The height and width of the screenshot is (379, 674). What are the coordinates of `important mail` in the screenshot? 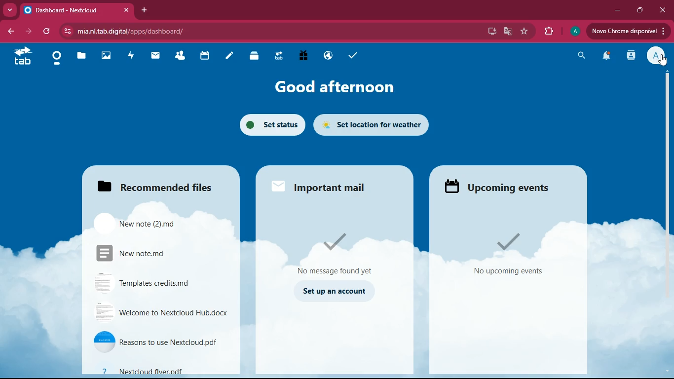 It's located at (325, 186).